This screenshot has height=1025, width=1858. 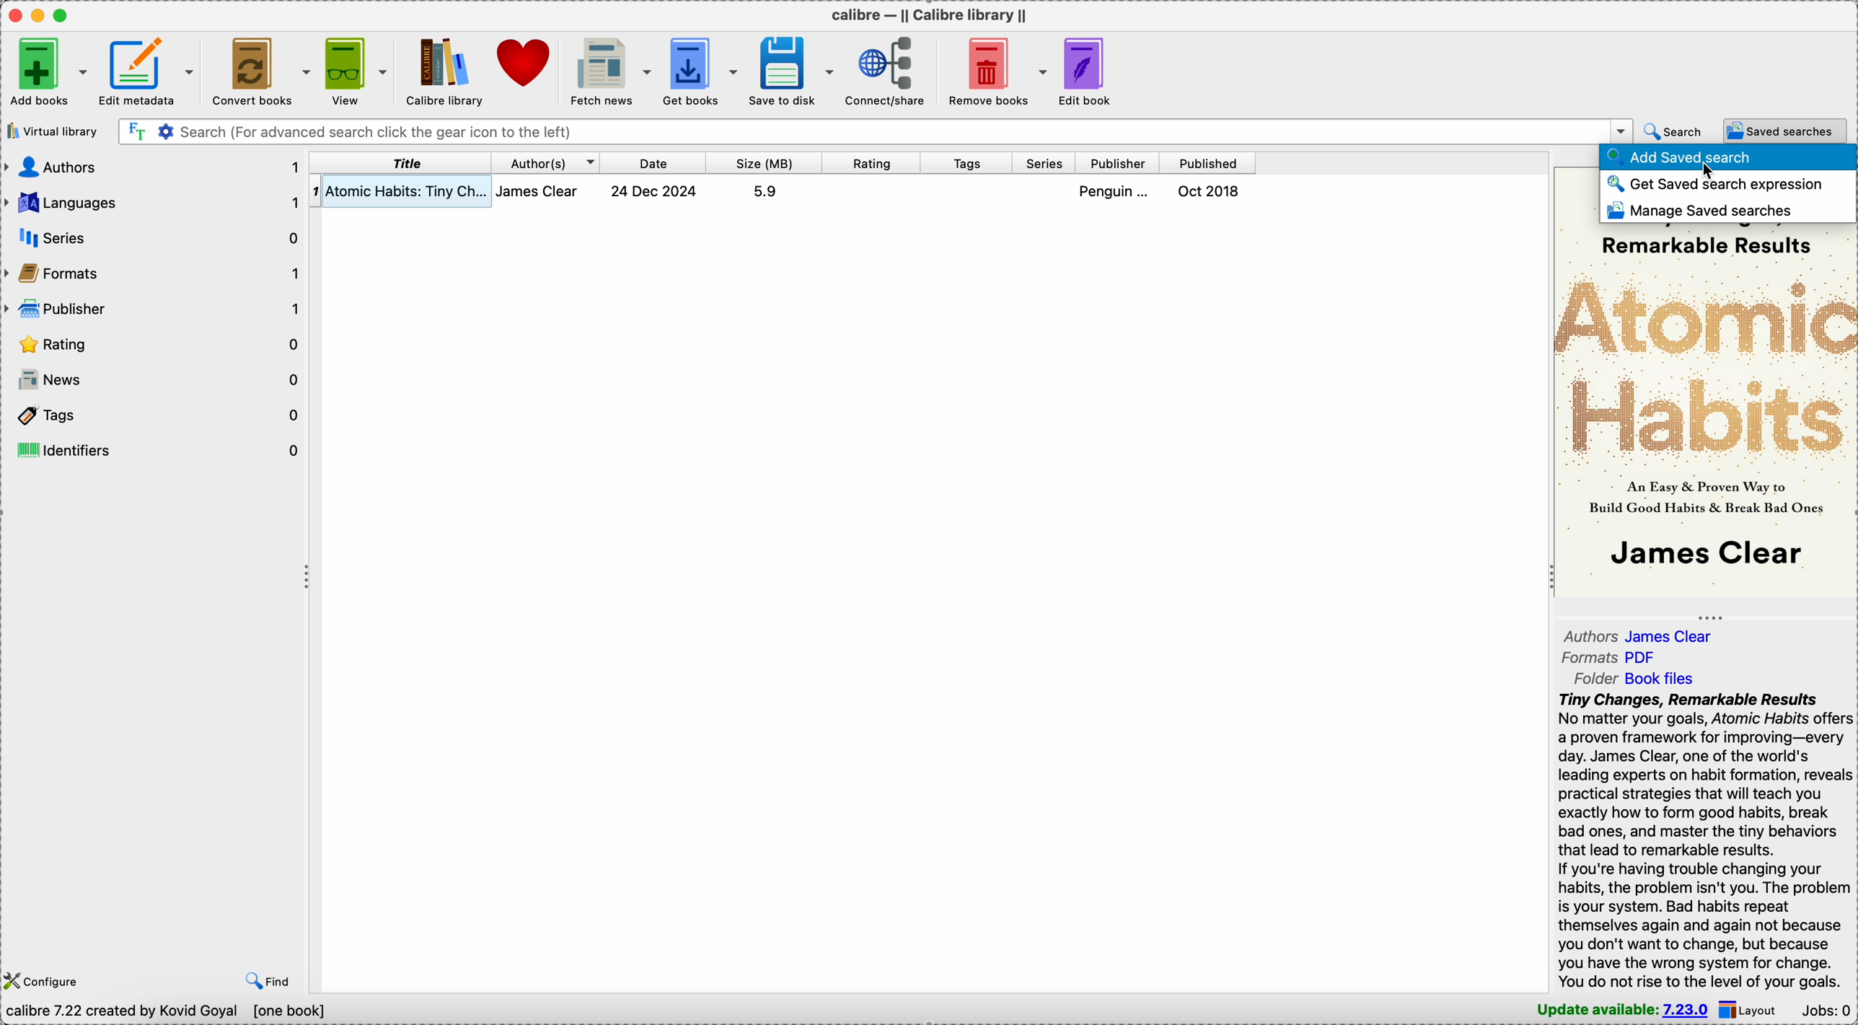 What do you see at coordinates (41, 14) in the screenshot?
I see `minimize` at bounding box center [41, 14].